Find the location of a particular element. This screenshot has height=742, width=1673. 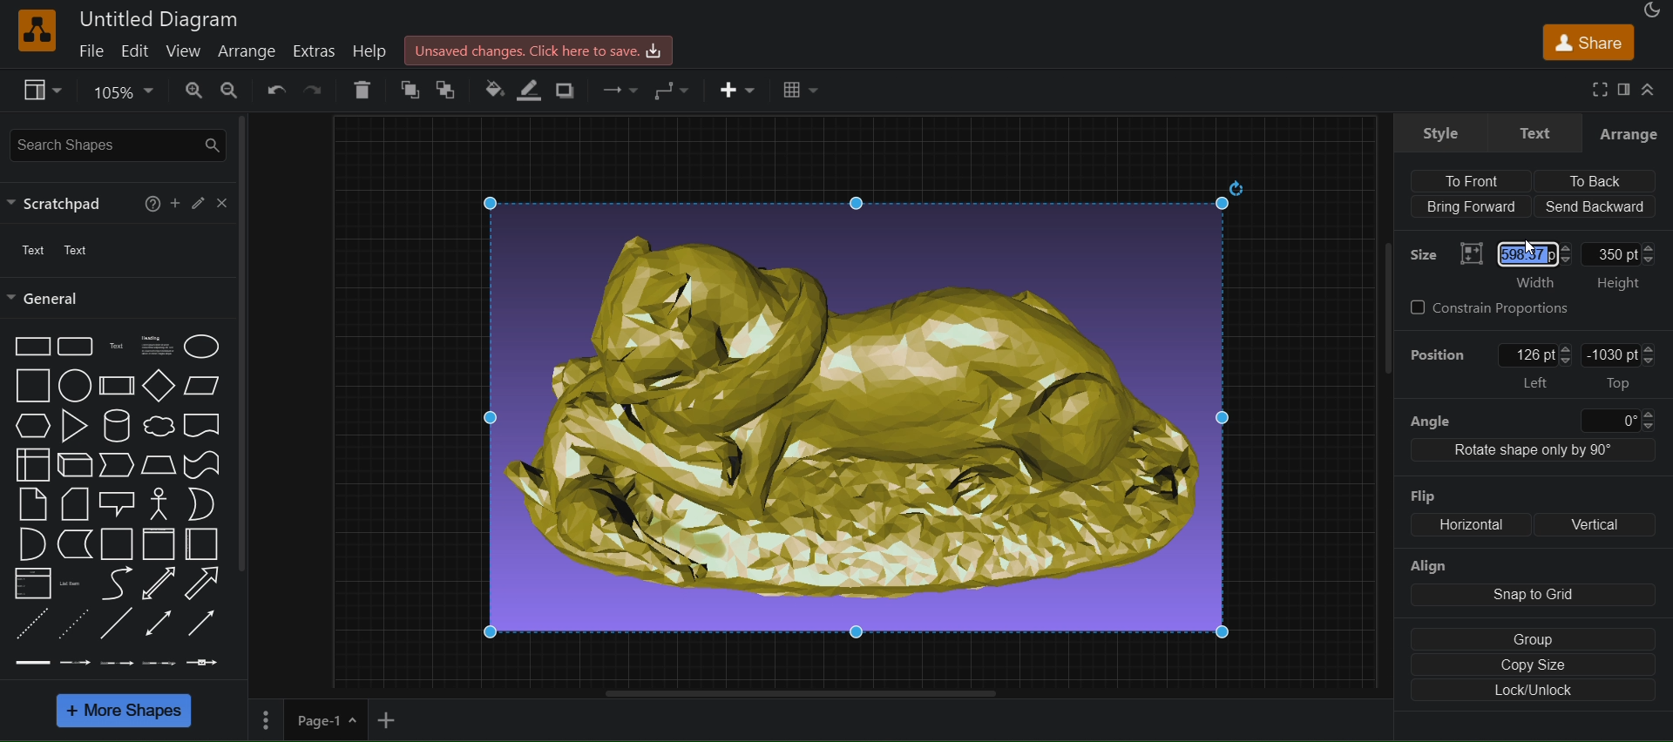

‘Width is located at coordinates (1532, 283).